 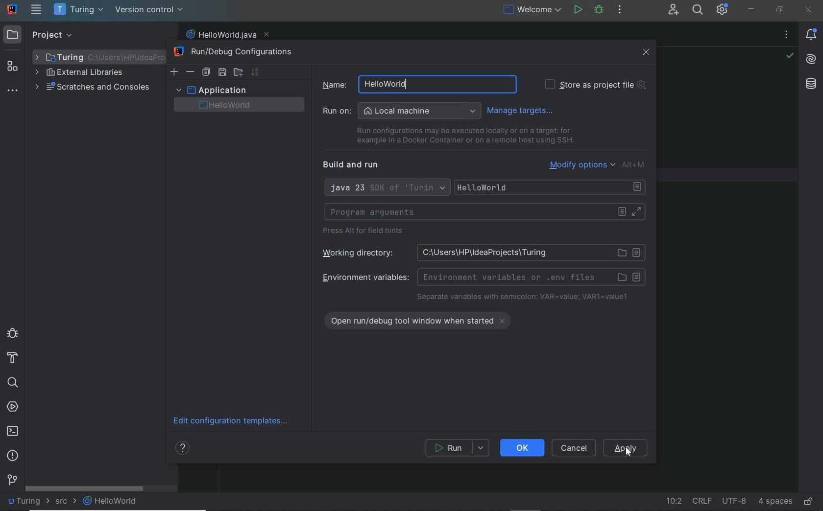 What do you see at coordinates (647, 52) in the screenshot?
I see `CLOSE` at bounding box center [647, 52].